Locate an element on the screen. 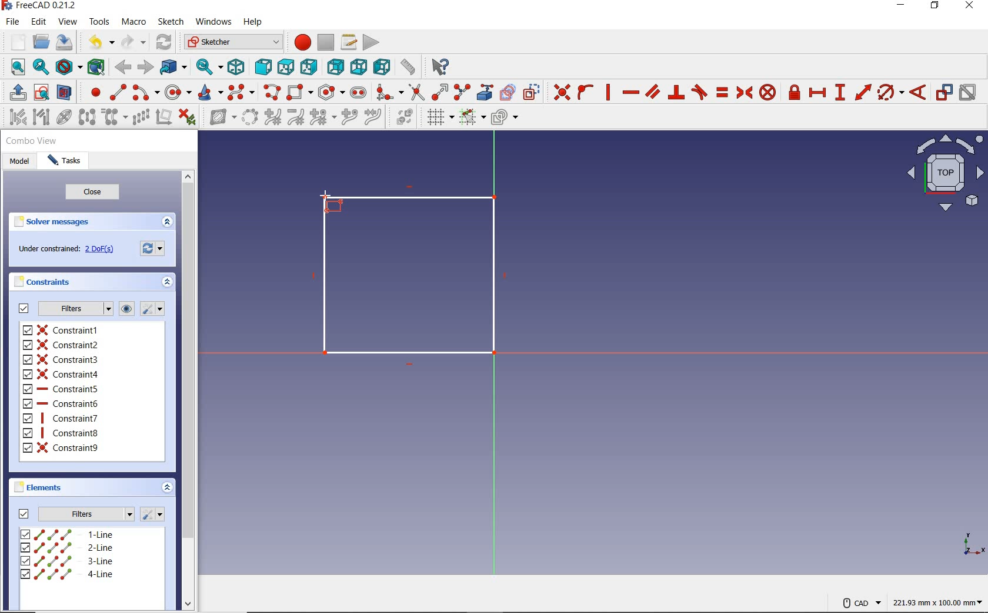 Image resolution: width=988 pixels, height=613 pixels. 221.93mmx100.00mm is located at coordinates (937, 602).